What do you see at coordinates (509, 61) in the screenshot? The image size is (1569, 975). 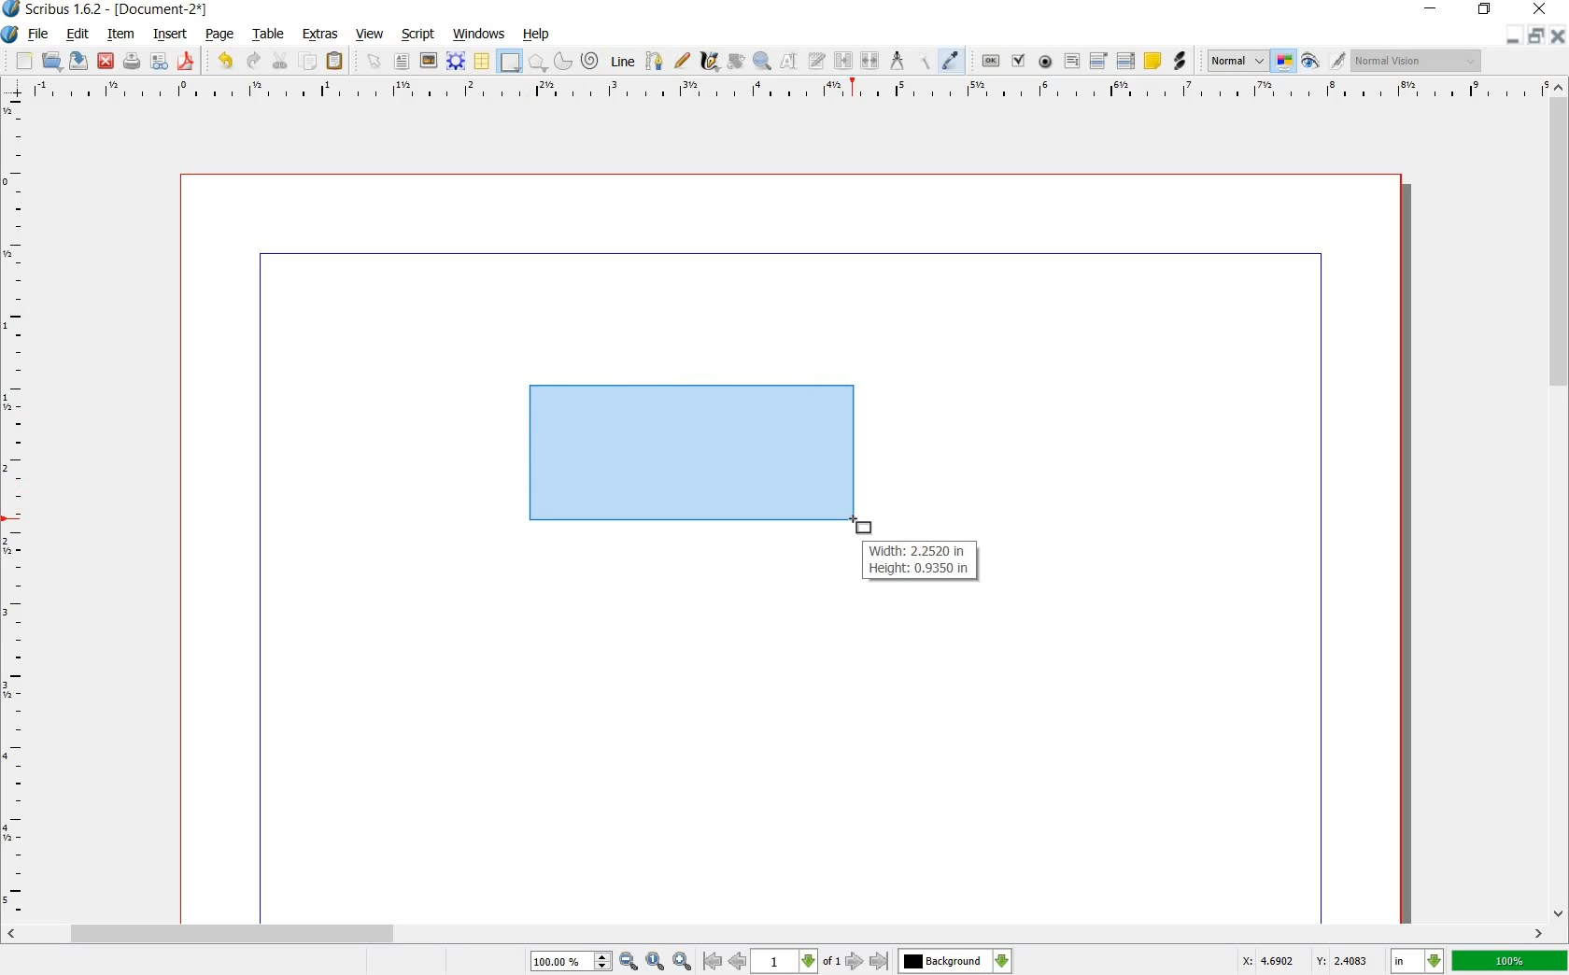 I see `SHAPE` at bounding box center [509, 61].